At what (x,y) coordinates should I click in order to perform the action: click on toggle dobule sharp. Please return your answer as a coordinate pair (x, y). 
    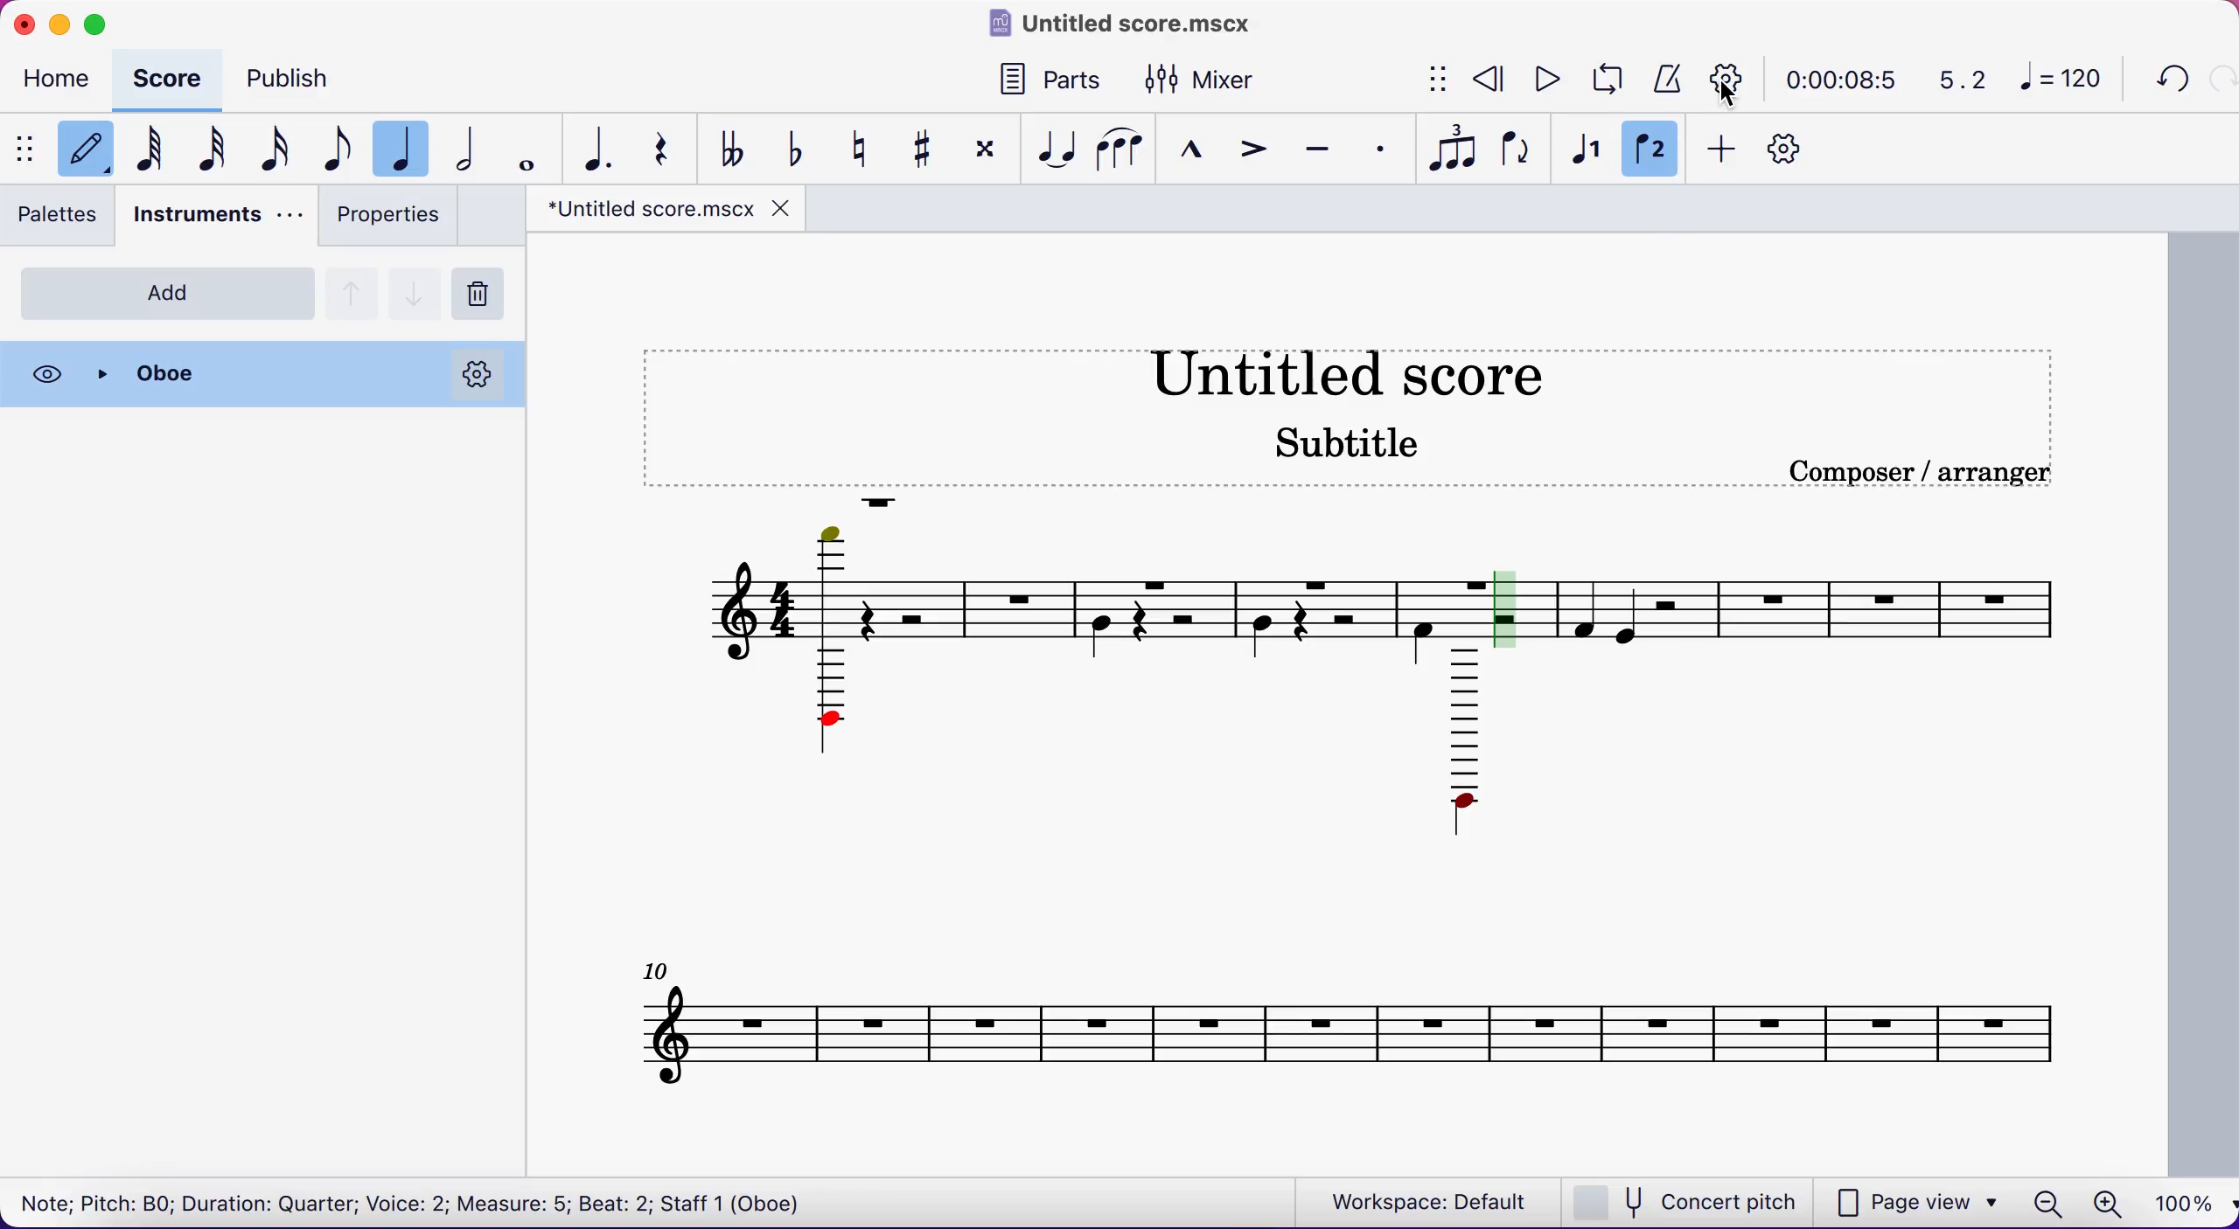
    Looking at the image, I should click on (988, 155).